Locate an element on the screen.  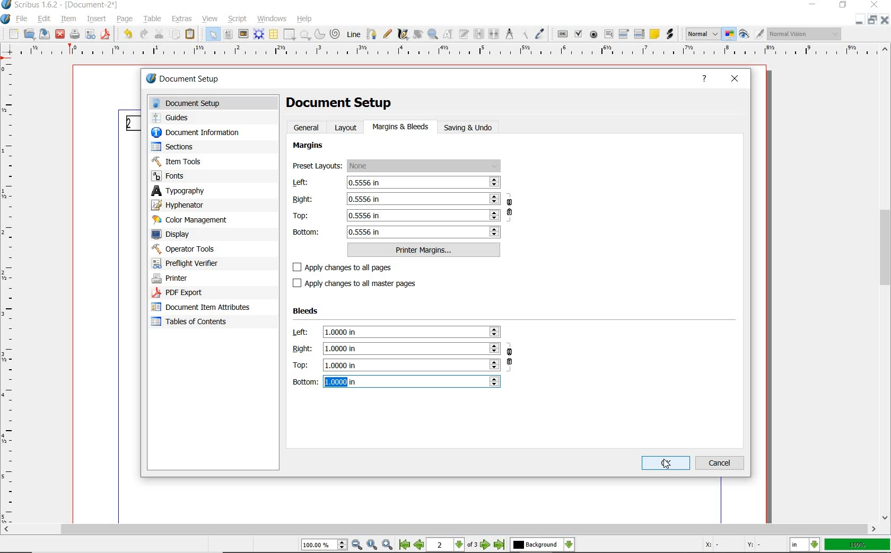
insert is located at coordinates (97, 19).